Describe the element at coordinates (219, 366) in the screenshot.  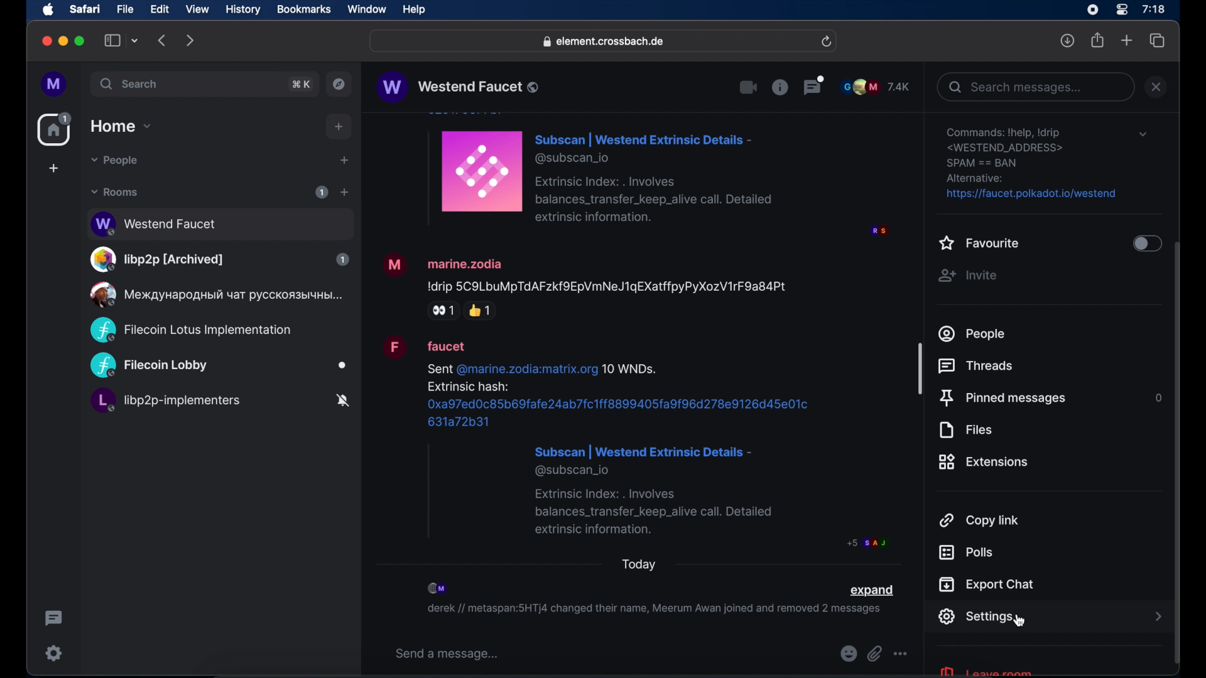
I see `public room` at that location.